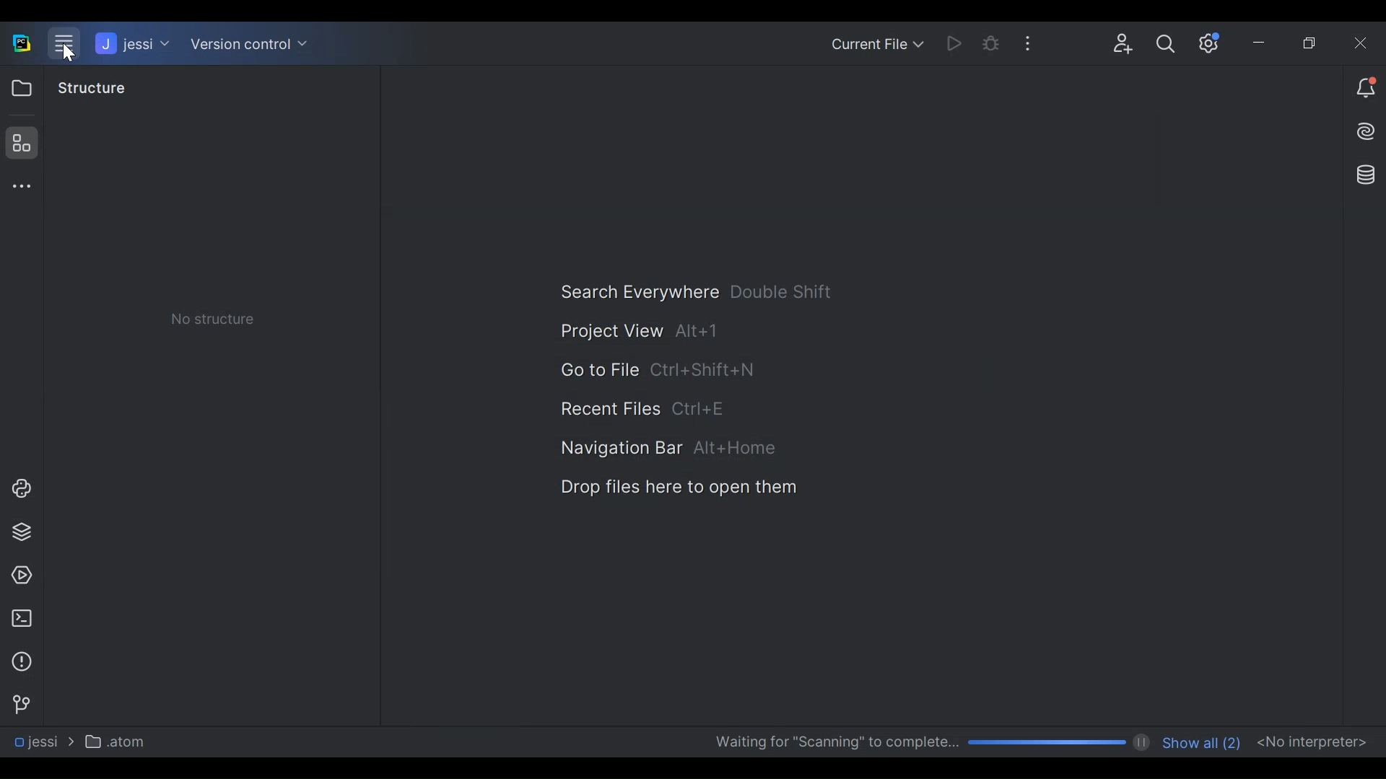 This screenshot has width=1386, height=779. I want to click on Bug, so click(990, 45).